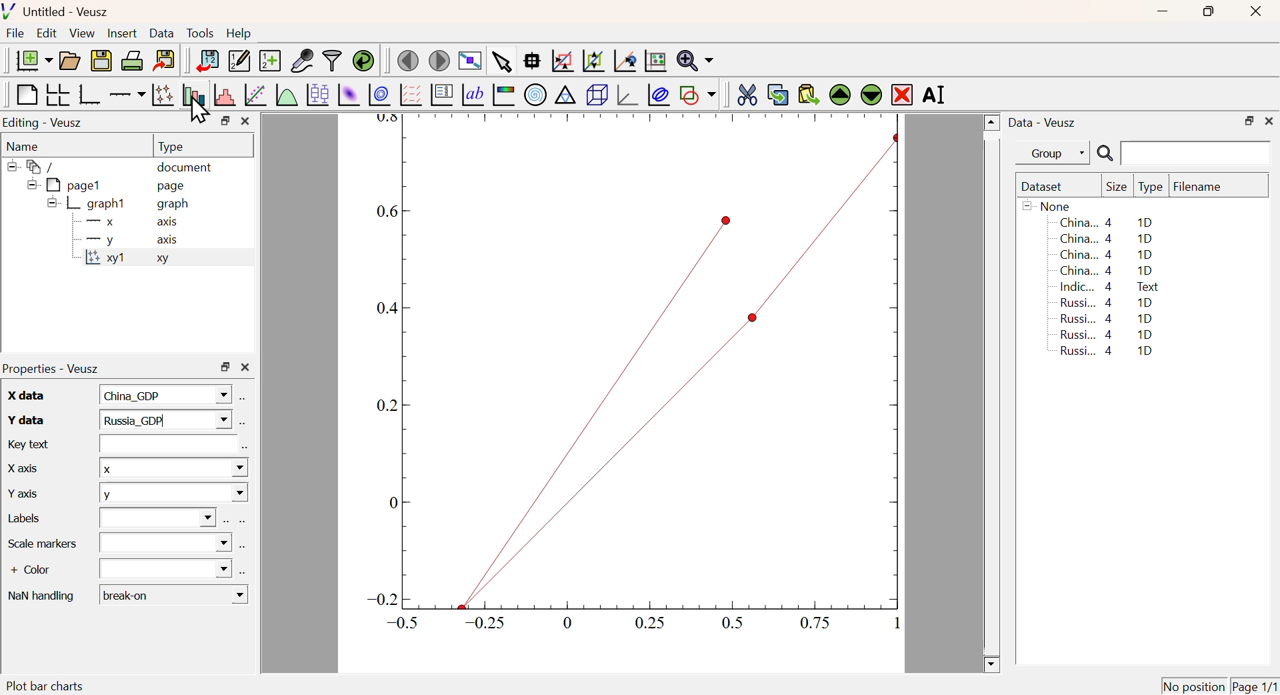 This screenshot has width=1280, height=695. What do you see at coordinates (992, 394) in the screenshot?
I see `Scroll` at bounding box center [992, 394].